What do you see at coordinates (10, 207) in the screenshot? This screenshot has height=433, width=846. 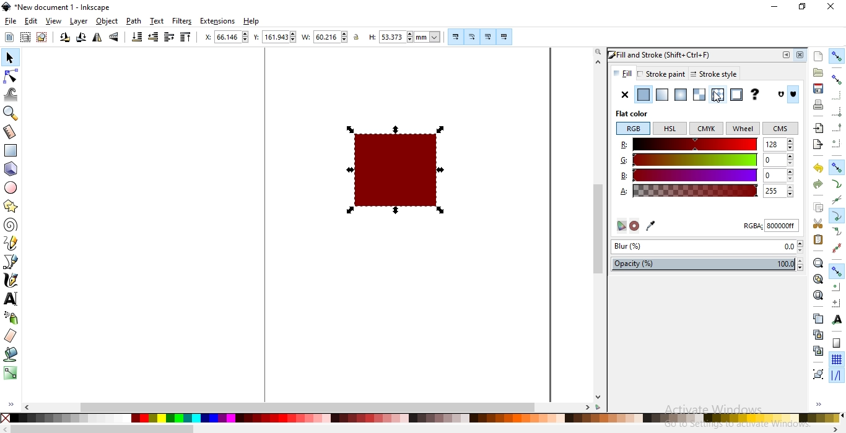 I see `create stars and polygons` at bounding box center [10, 207].